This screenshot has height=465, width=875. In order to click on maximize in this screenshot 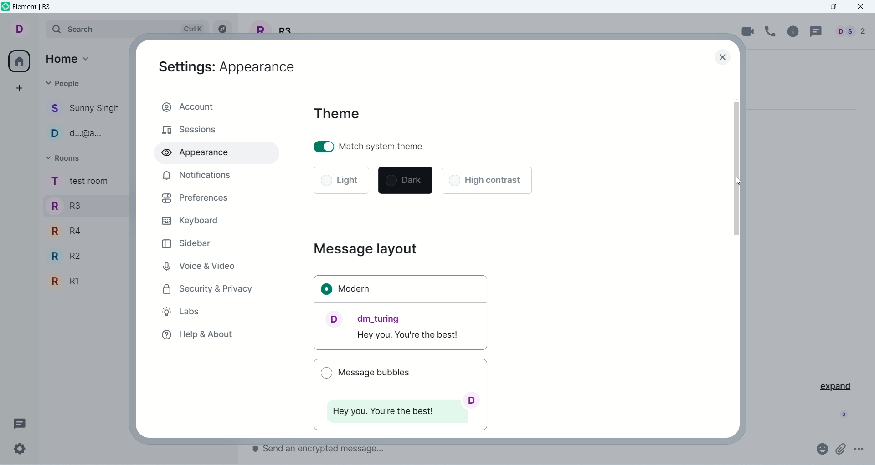, I will do `click(834, 8)`.